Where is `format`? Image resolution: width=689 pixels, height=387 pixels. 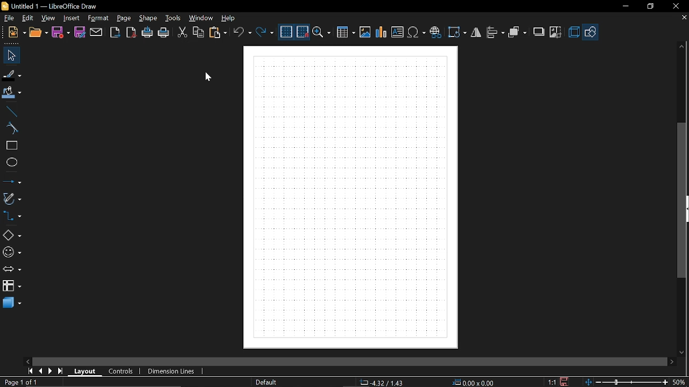 format is located at coordinates (98, 18).